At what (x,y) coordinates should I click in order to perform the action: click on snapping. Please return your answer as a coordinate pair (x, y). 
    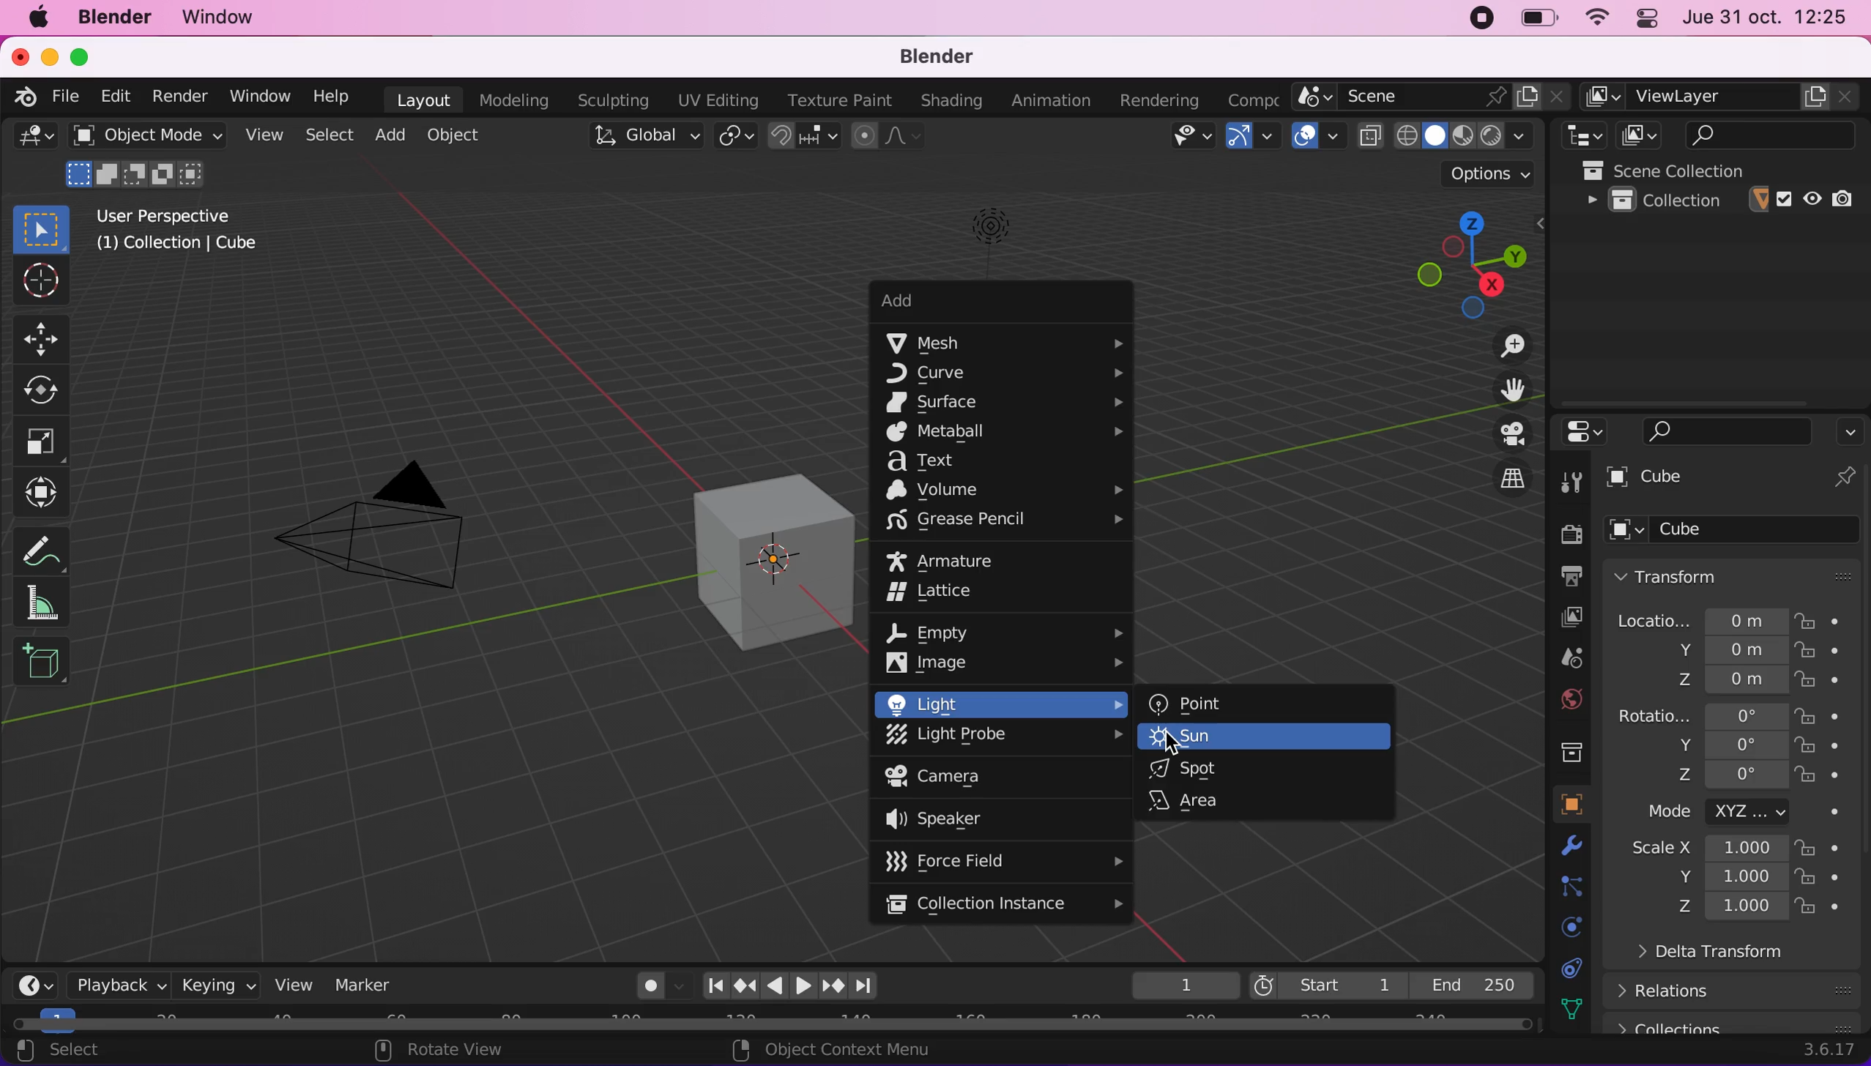
    Looking at the image, I should click on (807, 137).